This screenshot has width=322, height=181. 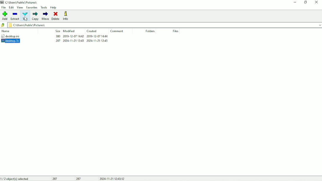 I want to click on Size, so click(x=57, y=31).